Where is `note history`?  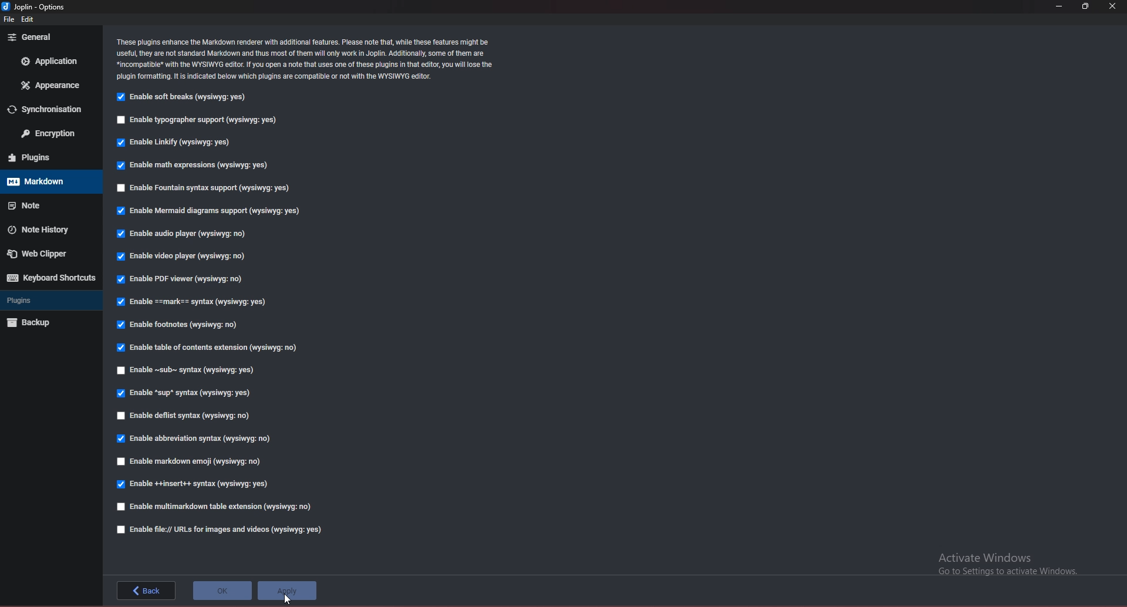
note history is located at coordinates (46, 230).